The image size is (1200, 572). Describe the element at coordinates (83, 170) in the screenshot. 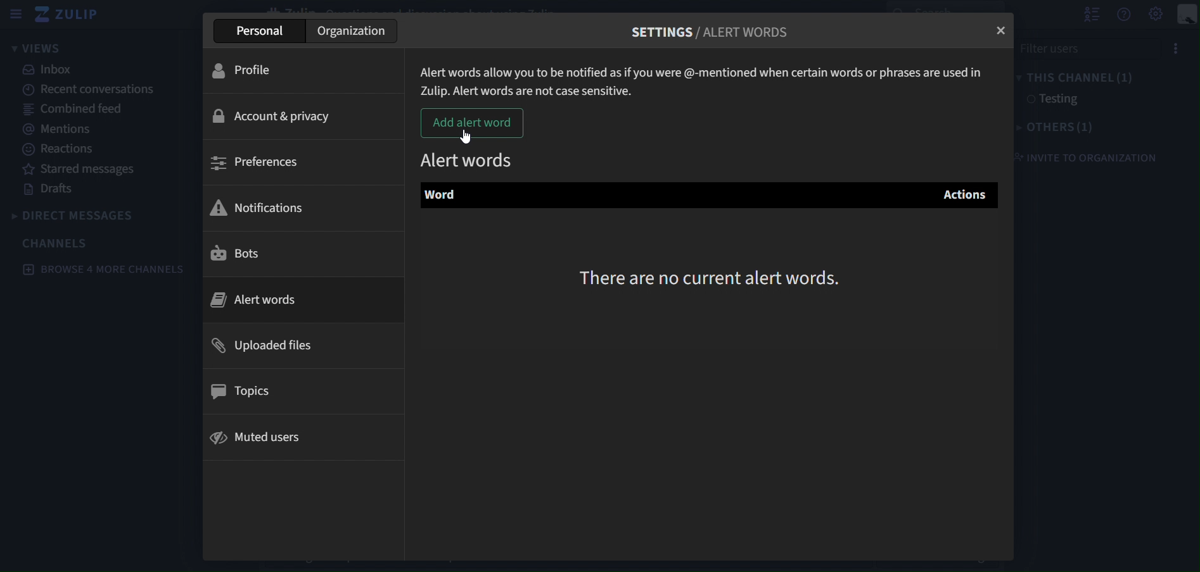

I see `starredmessages` at that location.